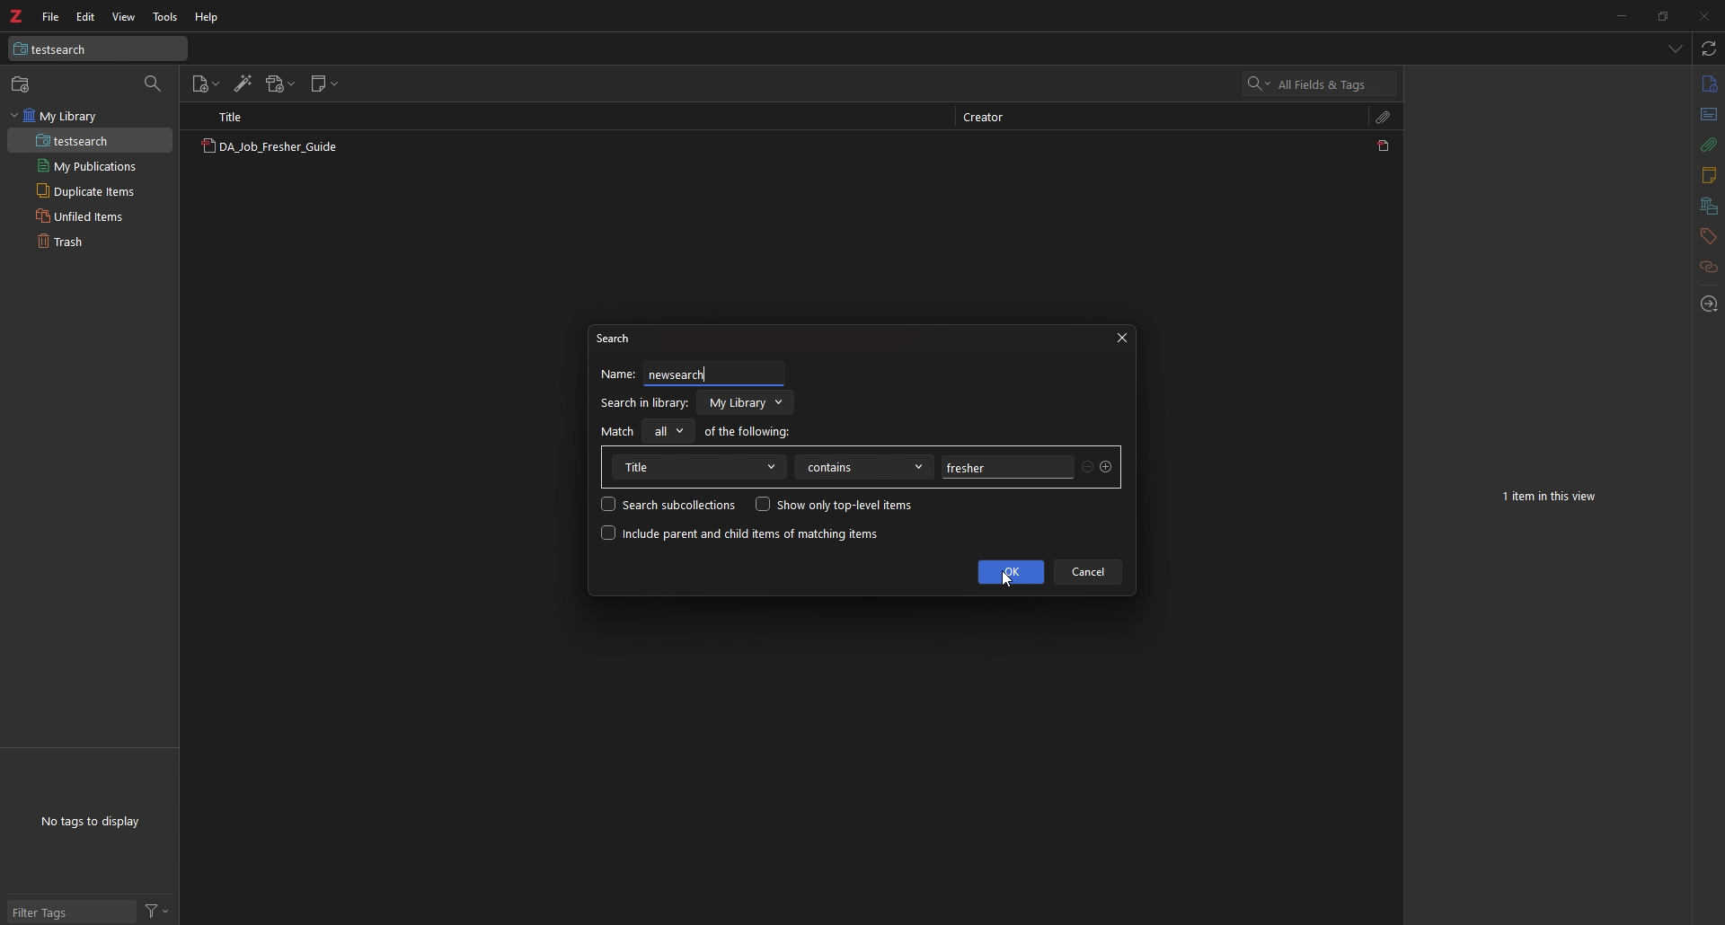 This screenshot has height=925, width=1725. I want to click on my publications, so click(90, 166).